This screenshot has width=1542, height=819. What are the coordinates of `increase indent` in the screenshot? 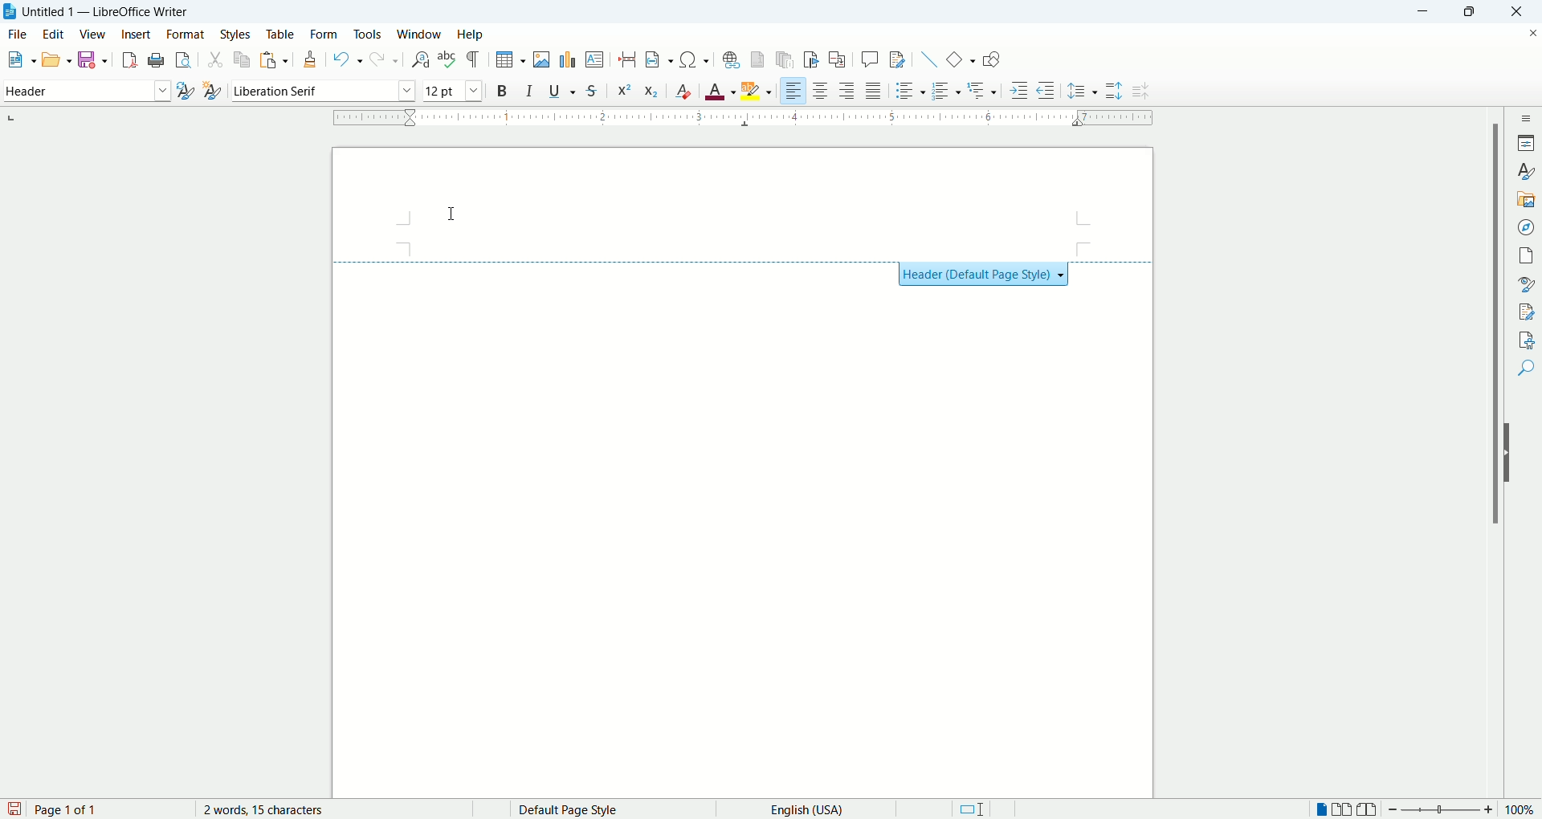 It's located at (1018, 91).